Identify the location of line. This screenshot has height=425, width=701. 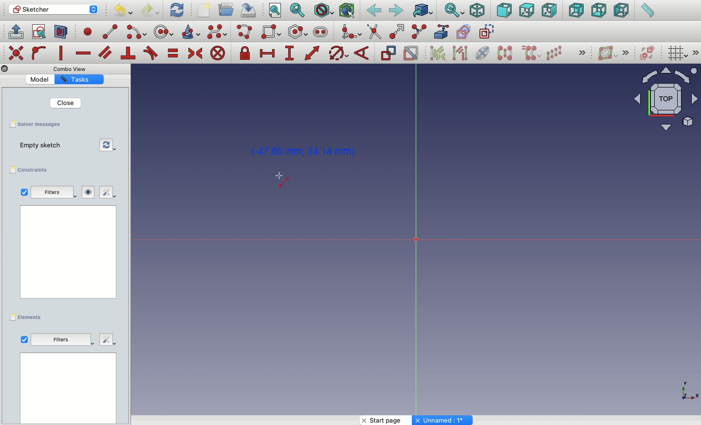
(111, 32).